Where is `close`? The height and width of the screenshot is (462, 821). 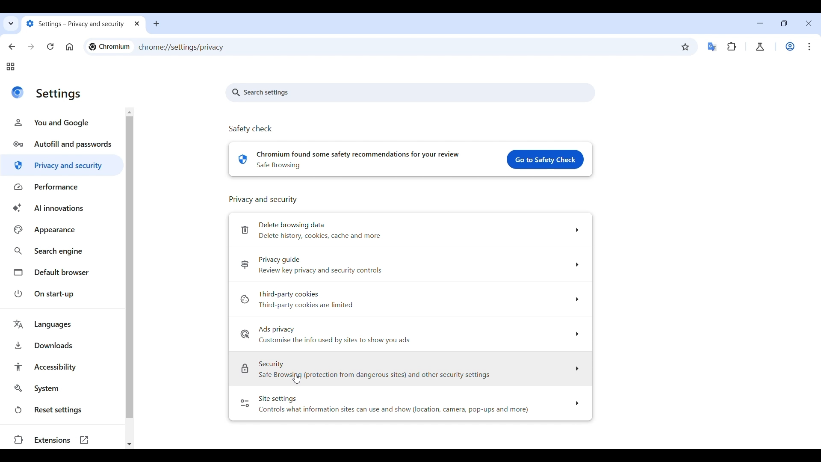
close is located at coordinates (137, 25).